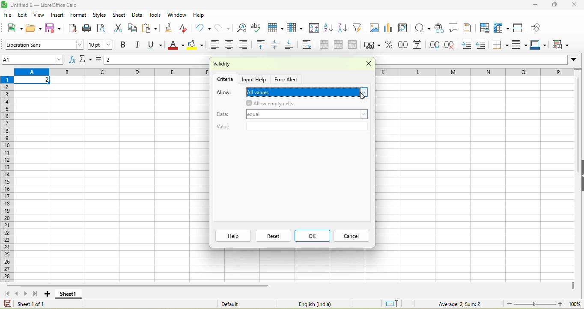 The height and width of the screenshot is (309, 584). I want to click on value, so click(291, 128).